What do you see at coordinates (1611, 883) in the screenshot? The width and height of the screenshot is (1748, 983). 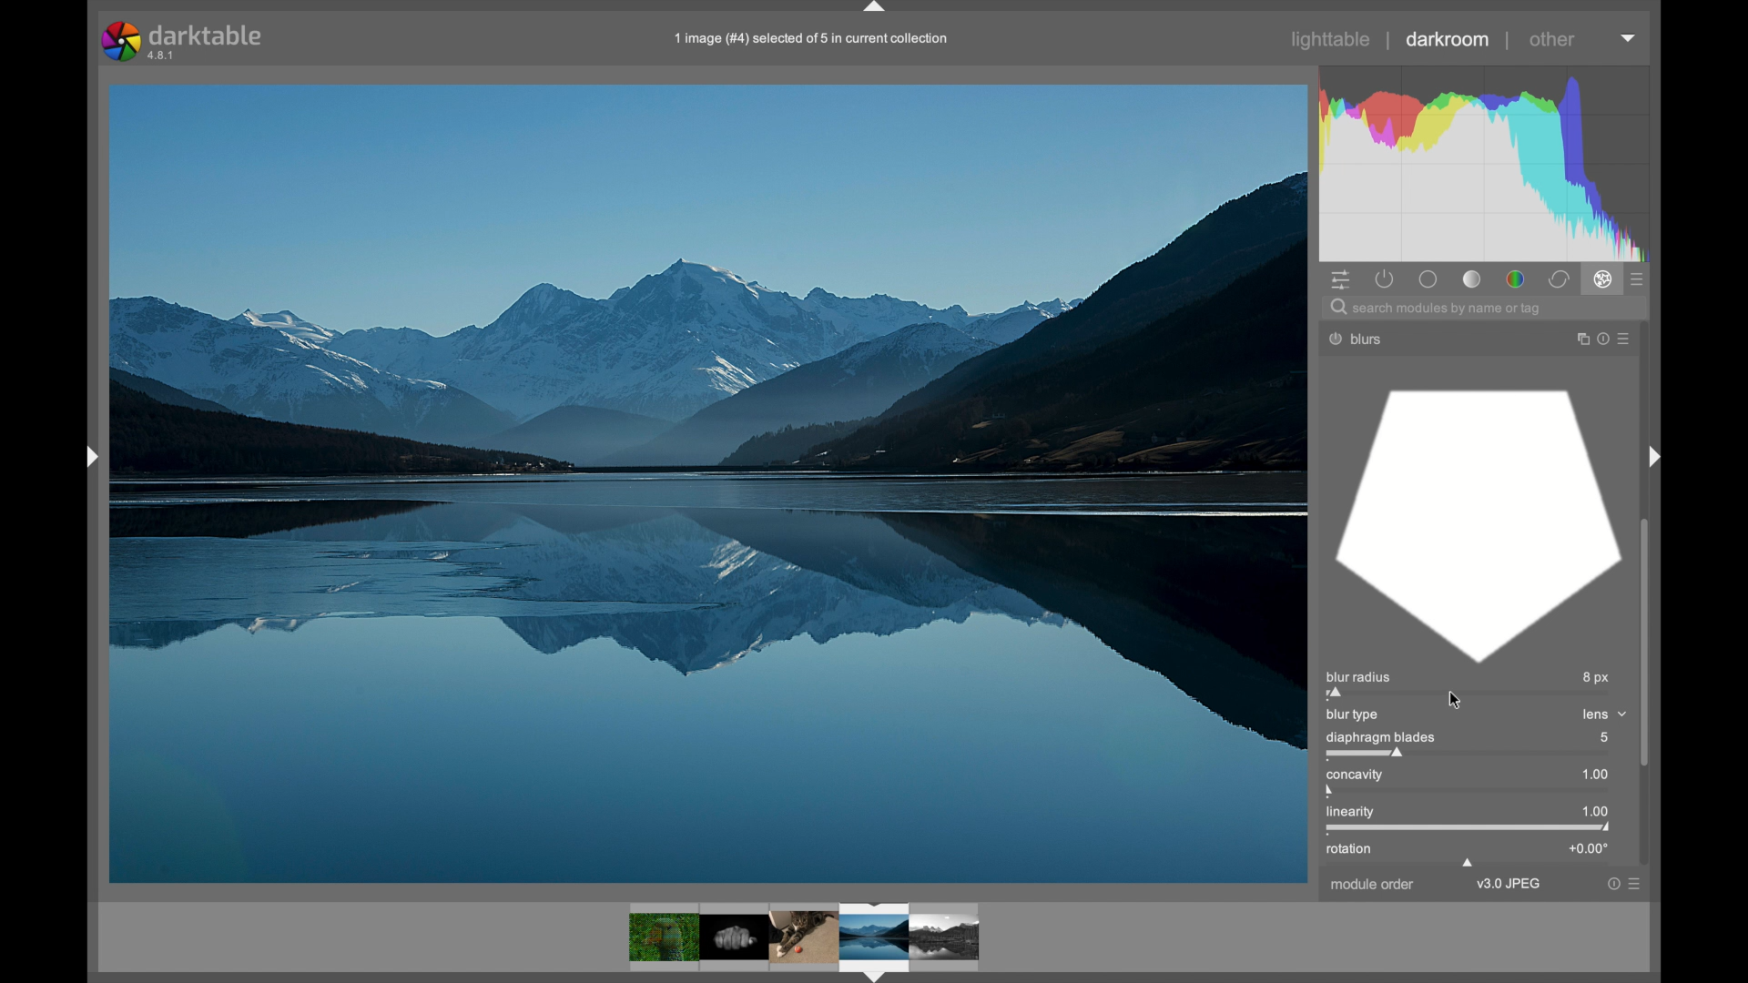 I see `help` at bounding box center [1611, 883].